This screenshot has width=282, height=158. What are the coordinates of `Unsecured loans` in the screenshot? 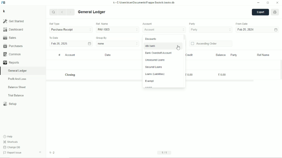 It's located at (155, 60).